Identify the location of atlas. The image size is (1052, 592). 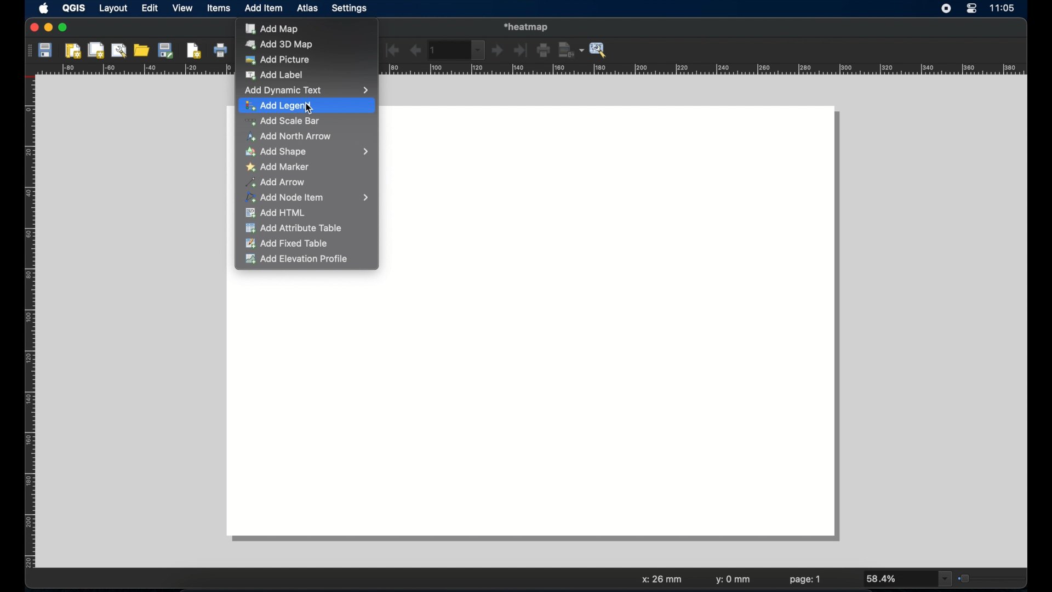
(310, 9).